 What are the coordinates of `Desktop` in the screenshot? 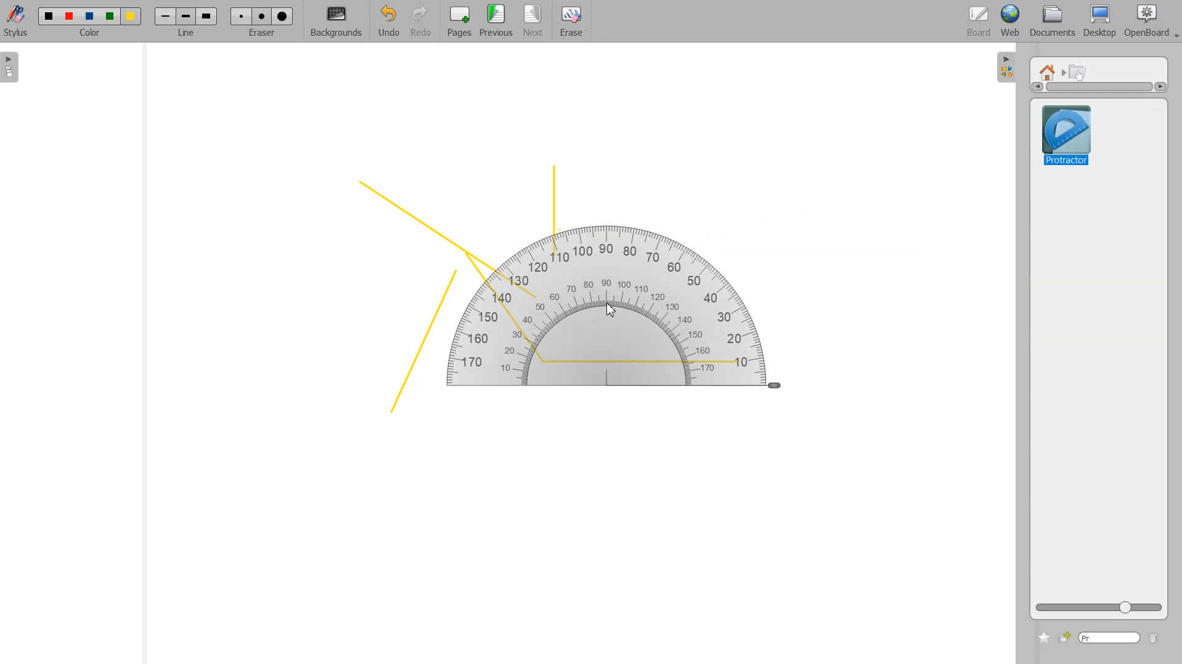 It's located at (1099, 22).